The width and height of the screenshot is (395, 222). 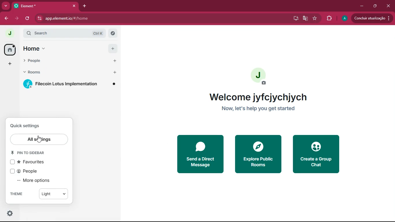 What do you see at coordinates (9, 50) in the screenshot?
I see `home` at bounding box center [9, 50].